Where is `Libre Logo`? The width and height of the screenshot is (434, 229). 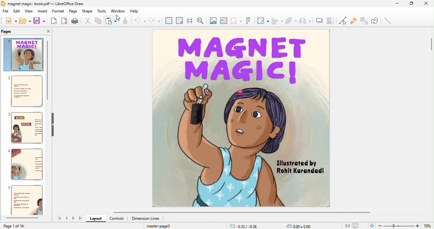 Libre Logo is located at coordinates (3, 4).